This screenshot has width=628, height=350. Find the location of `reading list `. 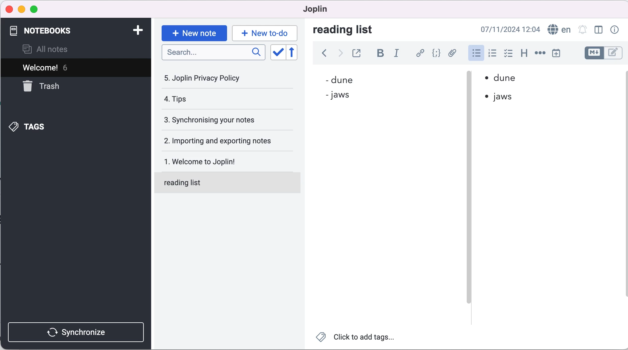

reading list  is located at coordinates (229, 182).